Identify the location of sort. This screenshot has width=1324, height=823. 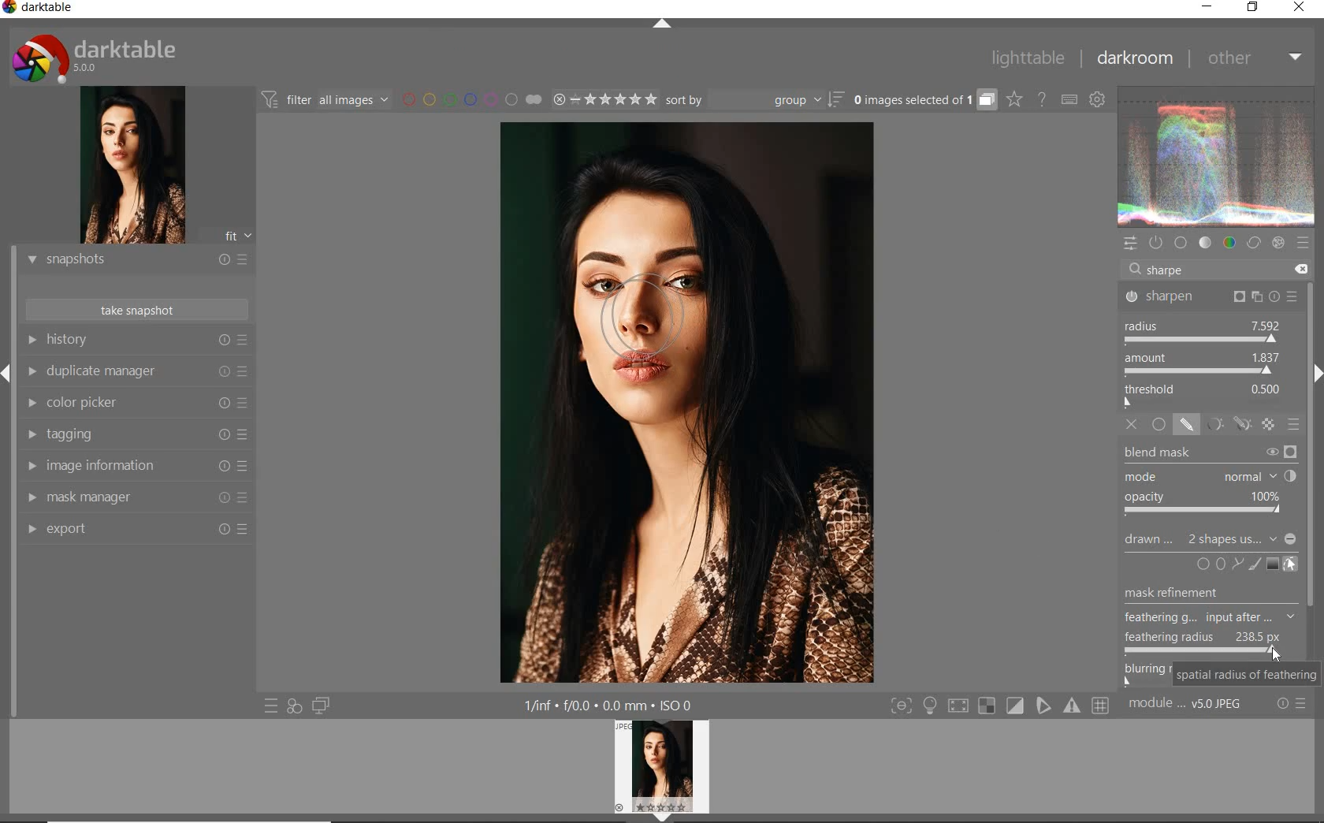
(753, 99).